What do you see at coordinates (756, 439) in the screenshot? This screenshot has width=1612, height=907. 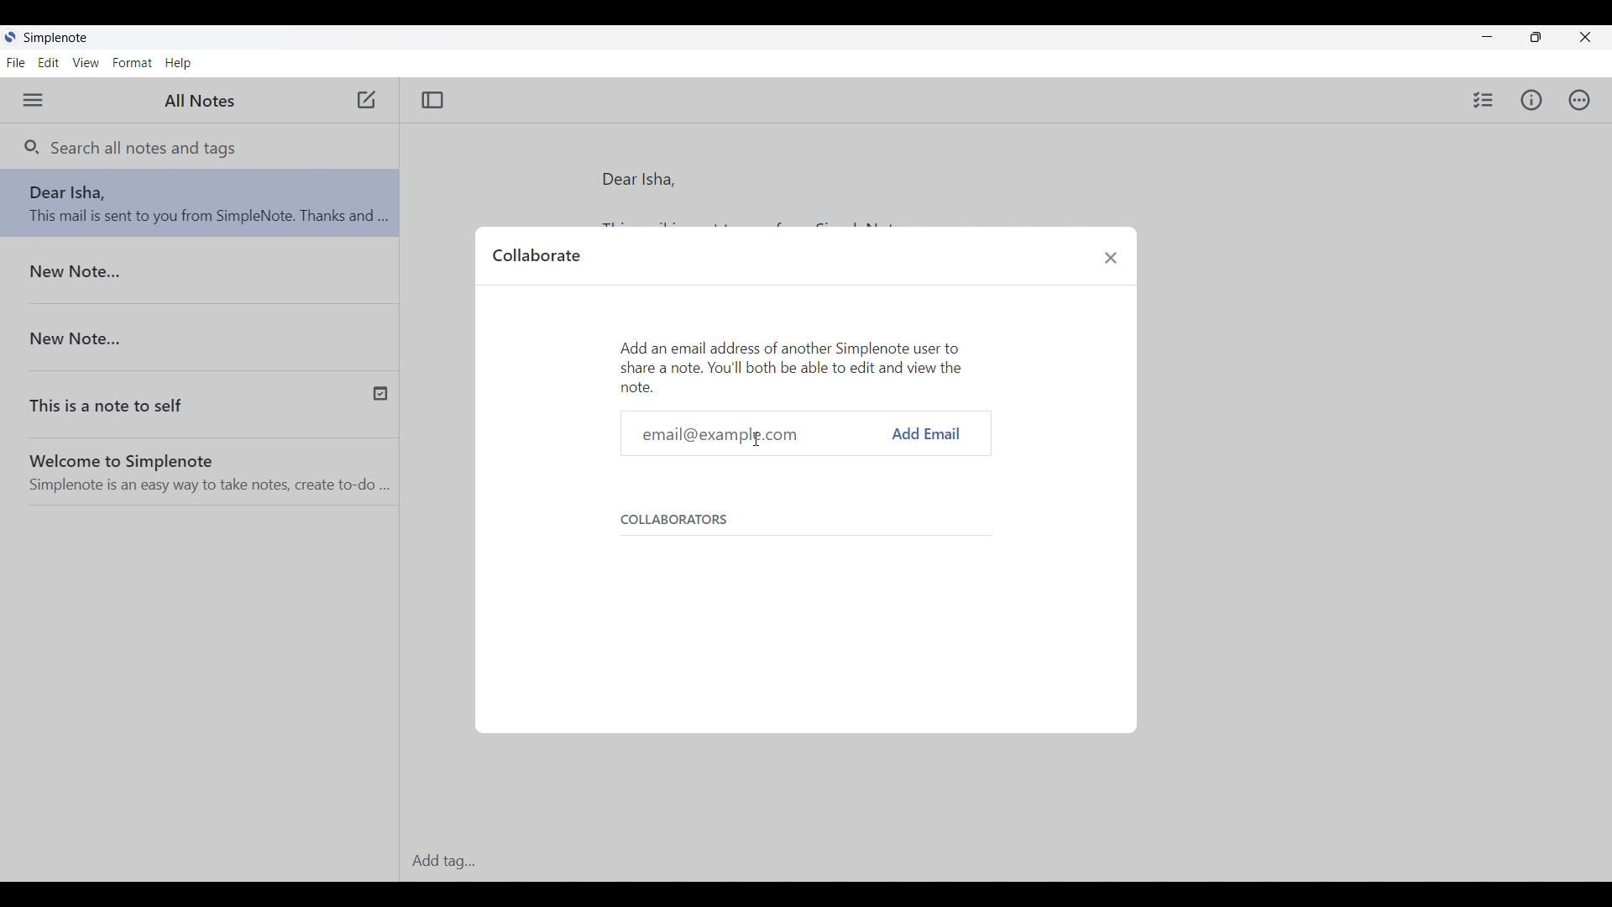 I see `Text Cursor` at bounding box center [756, 439].